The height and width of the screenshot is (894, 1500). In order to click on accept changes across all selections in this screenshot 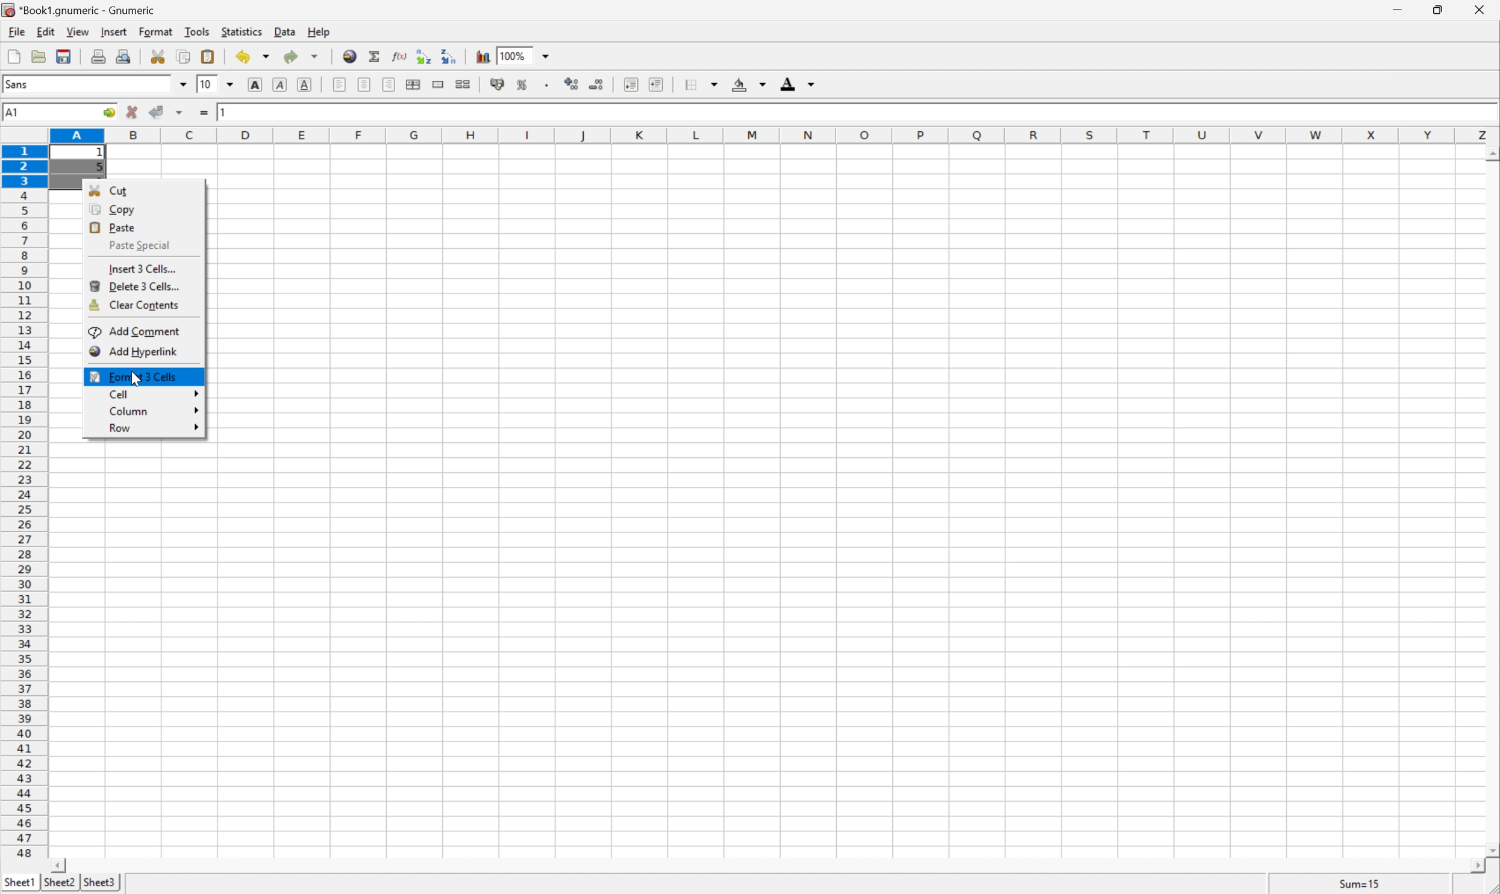, I will do `click(180, 113)`.